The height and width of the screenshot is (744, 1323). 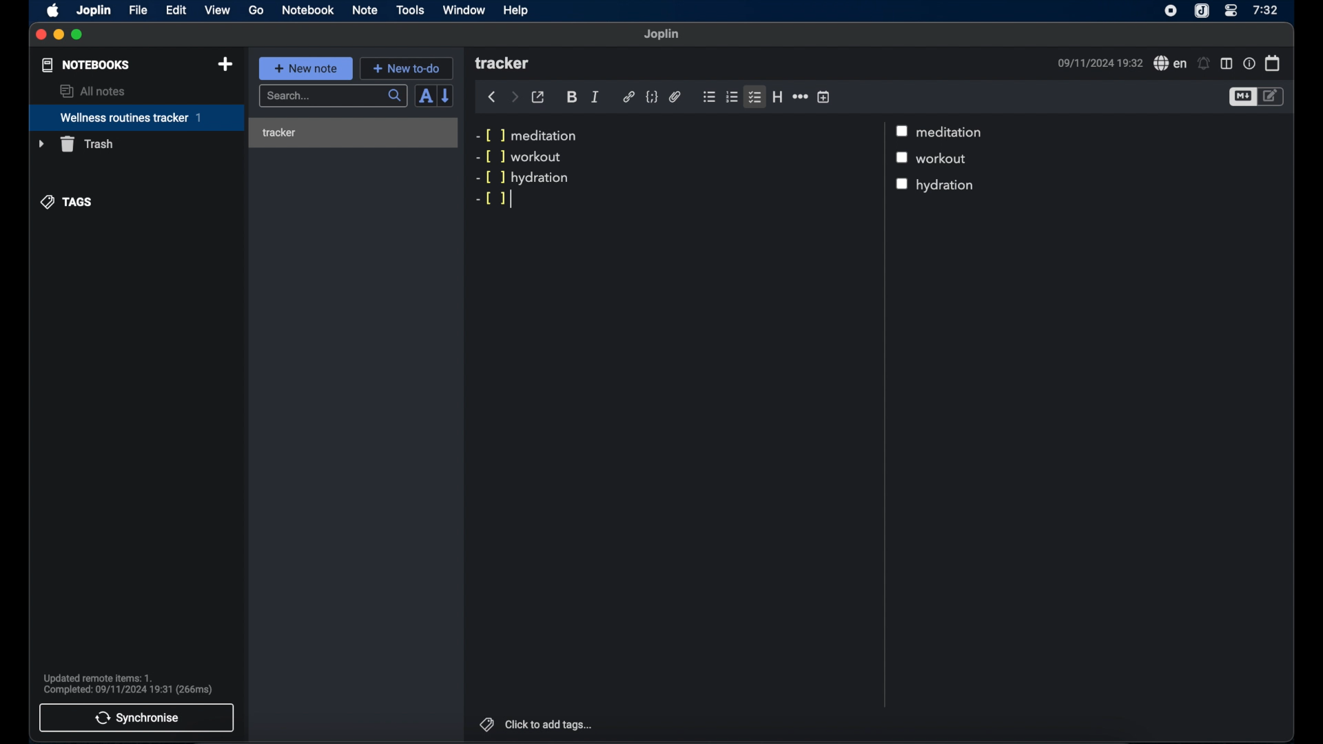 What do you see at coordinates (75, 144) in the screenshot?
I see `trash` at bounding box center [75, 144].